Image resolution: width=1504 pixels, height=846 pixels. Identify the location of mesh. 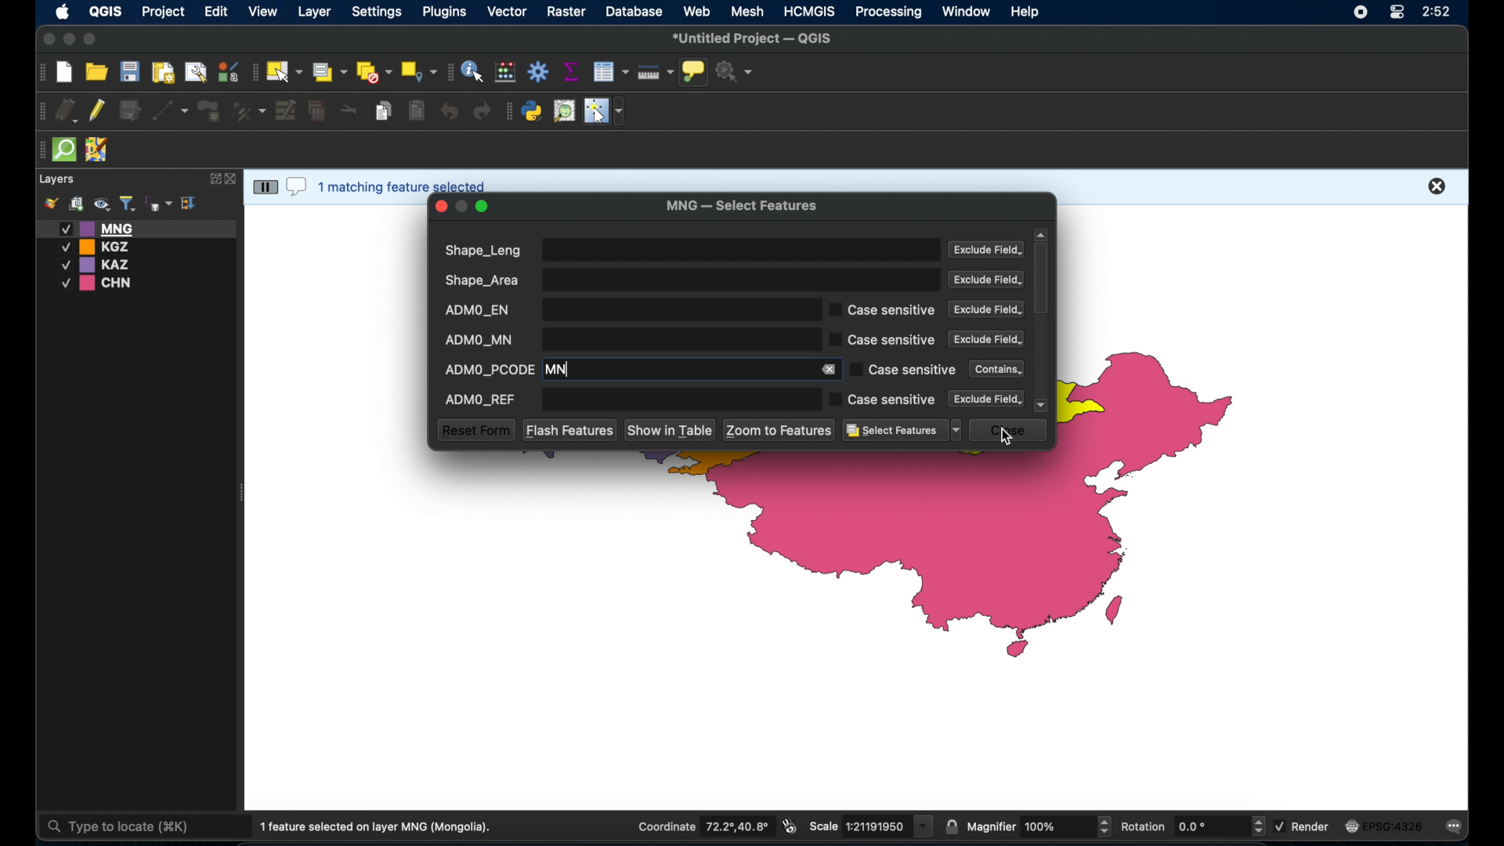
(749, 12).